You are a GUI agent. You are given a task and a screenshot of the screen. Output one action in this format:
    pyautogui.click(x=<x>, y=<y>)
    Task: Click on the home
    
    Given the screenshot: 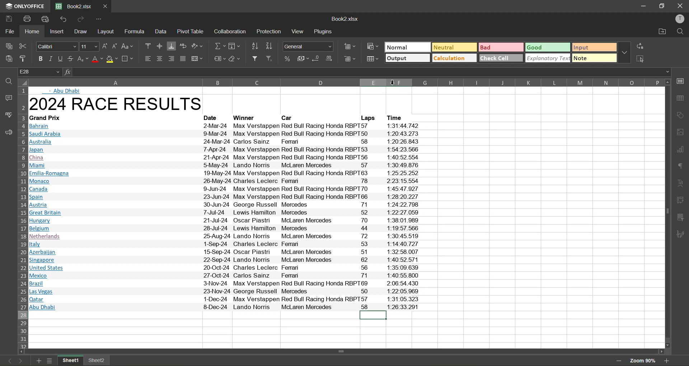 What is the action you would take?
    pyautogui.click(x=33, y=32)
    